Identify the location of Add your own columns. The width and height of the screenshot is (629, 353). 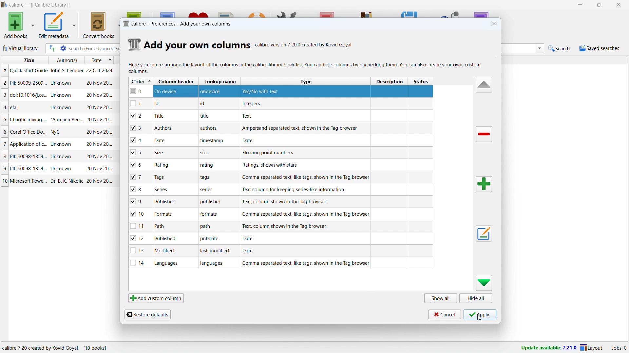
(197, 46).